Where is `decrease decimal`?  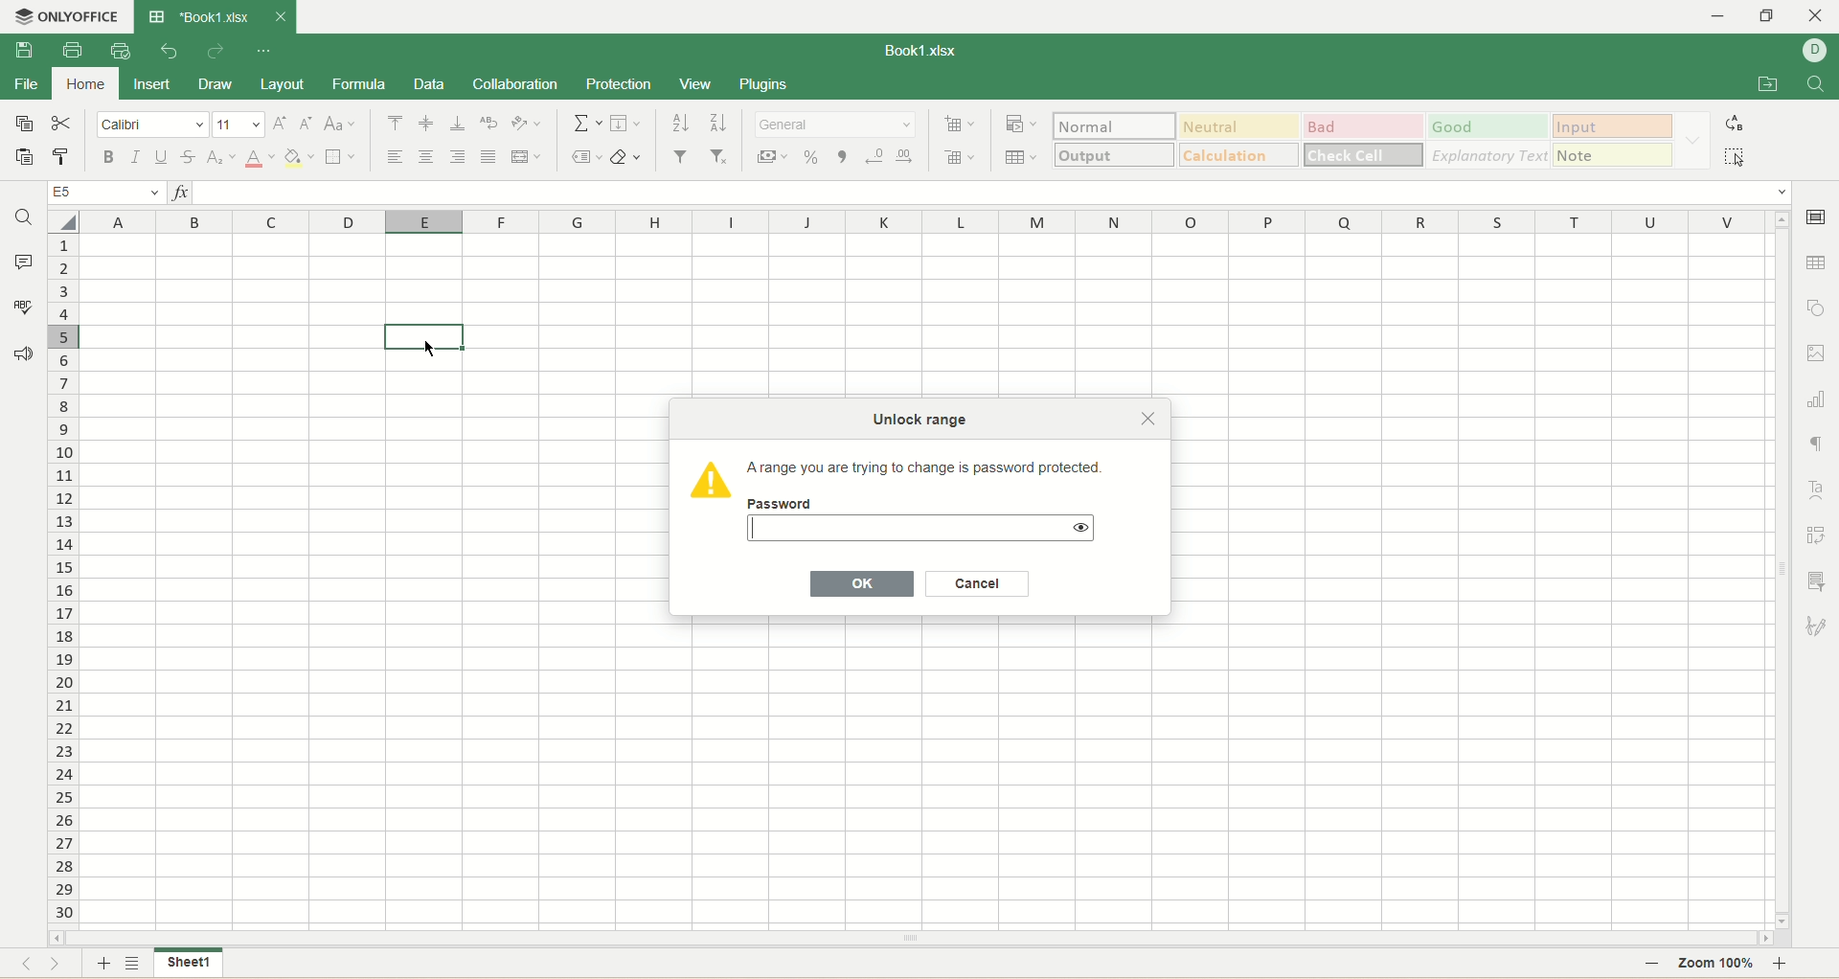 decrease decimal is located at coordinates (872, 156).